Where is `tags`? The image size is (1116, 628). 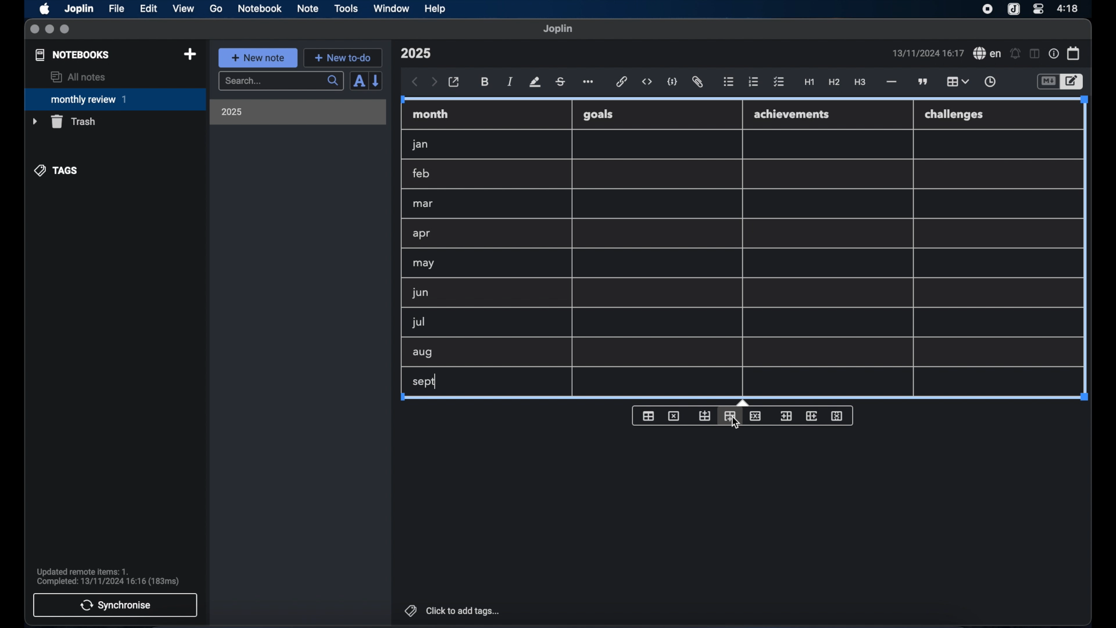 tags is located at coordinates (57, 170).